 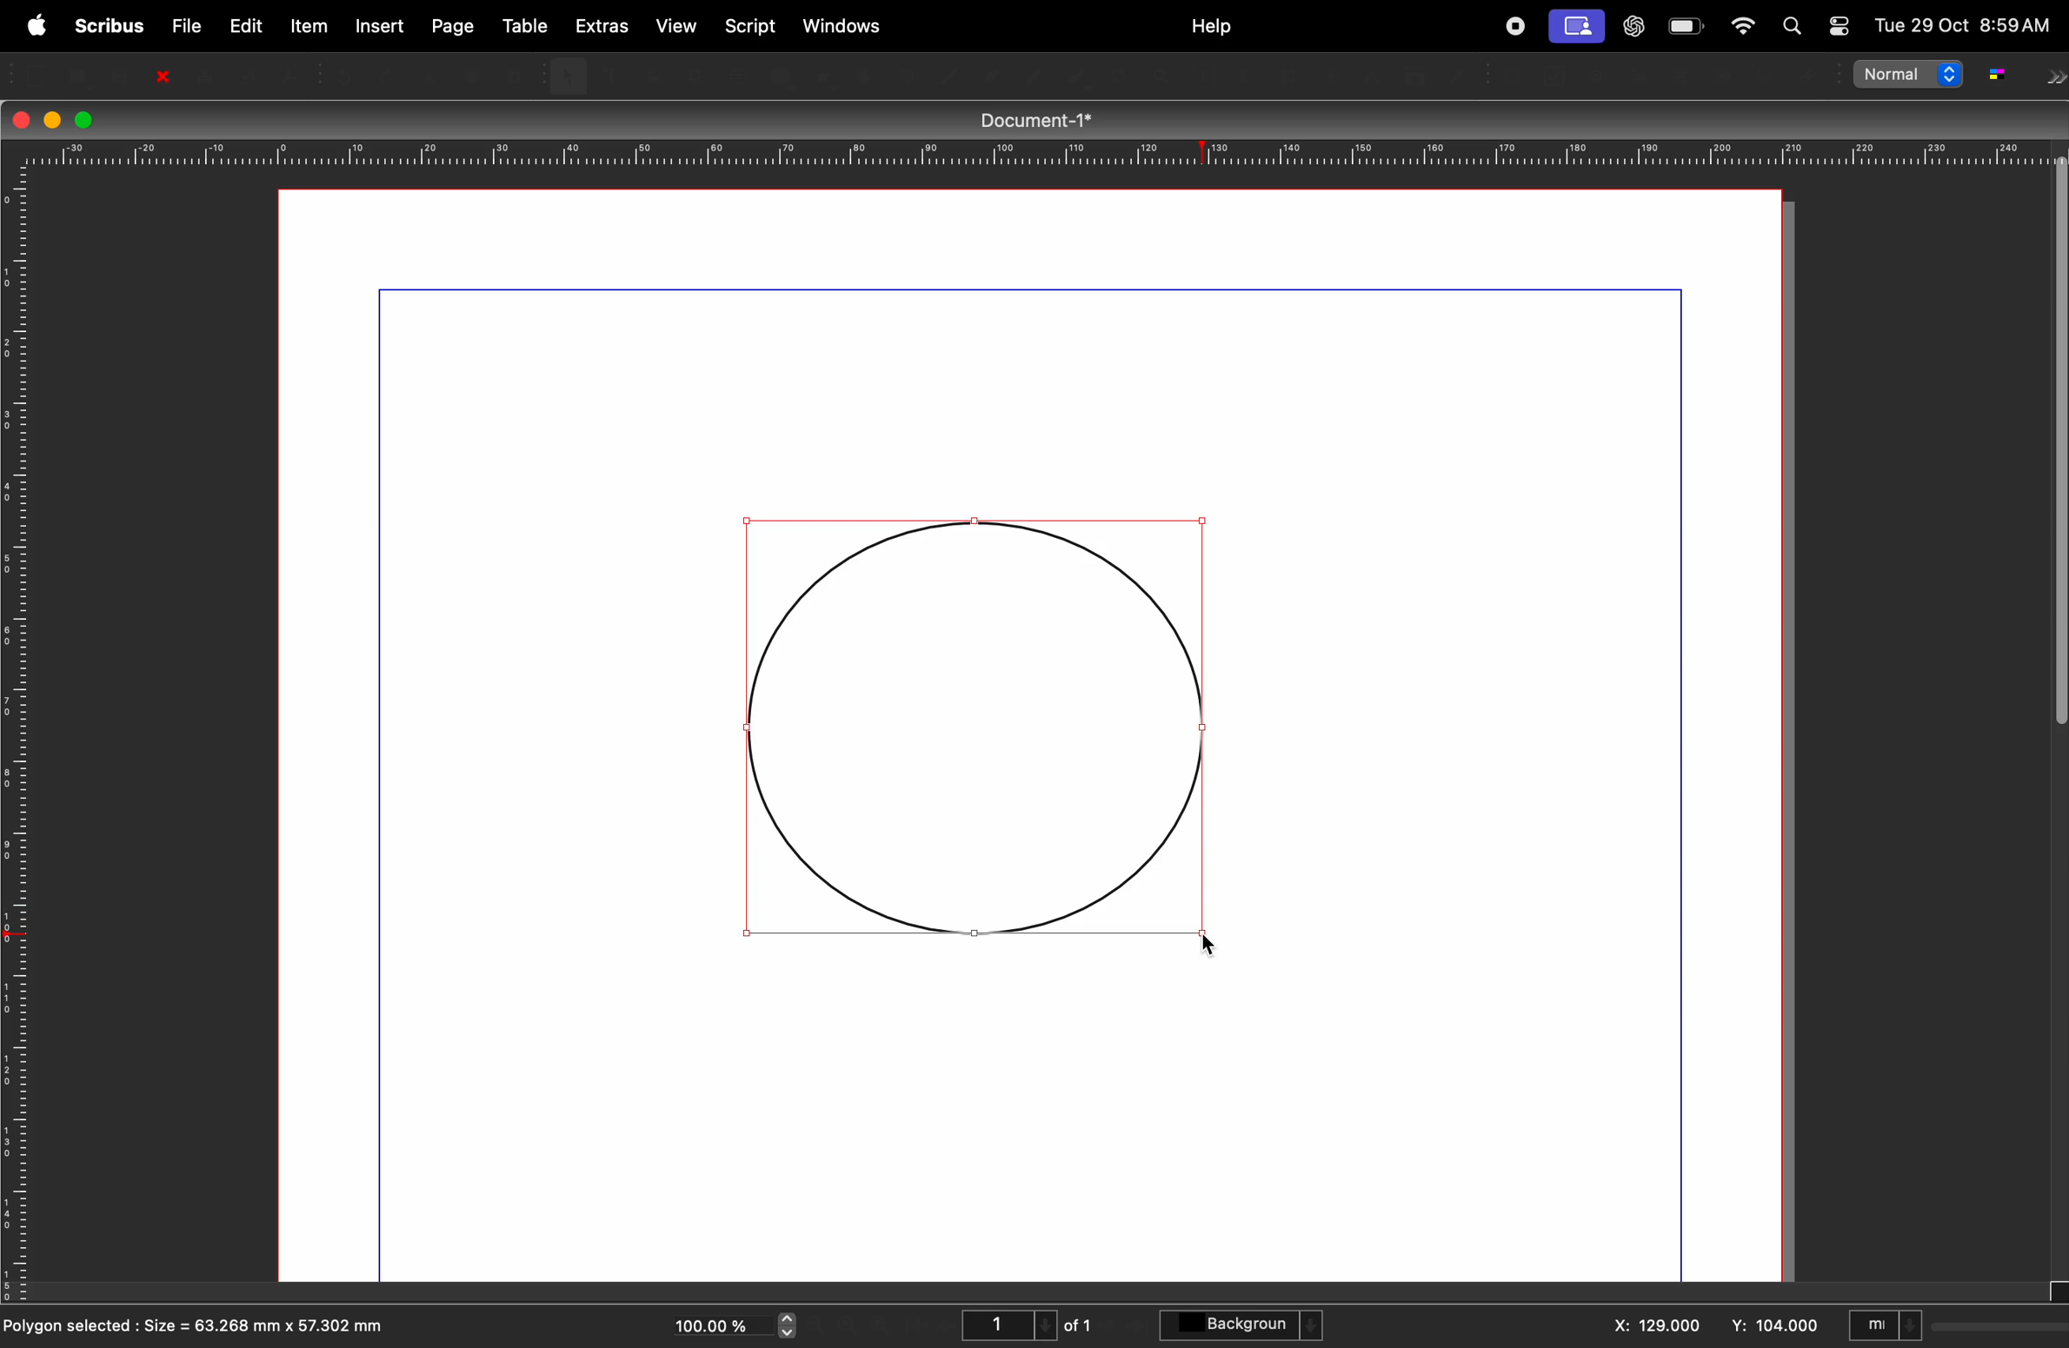 I want to click on chatgpt, so click(x=1633, y=24).